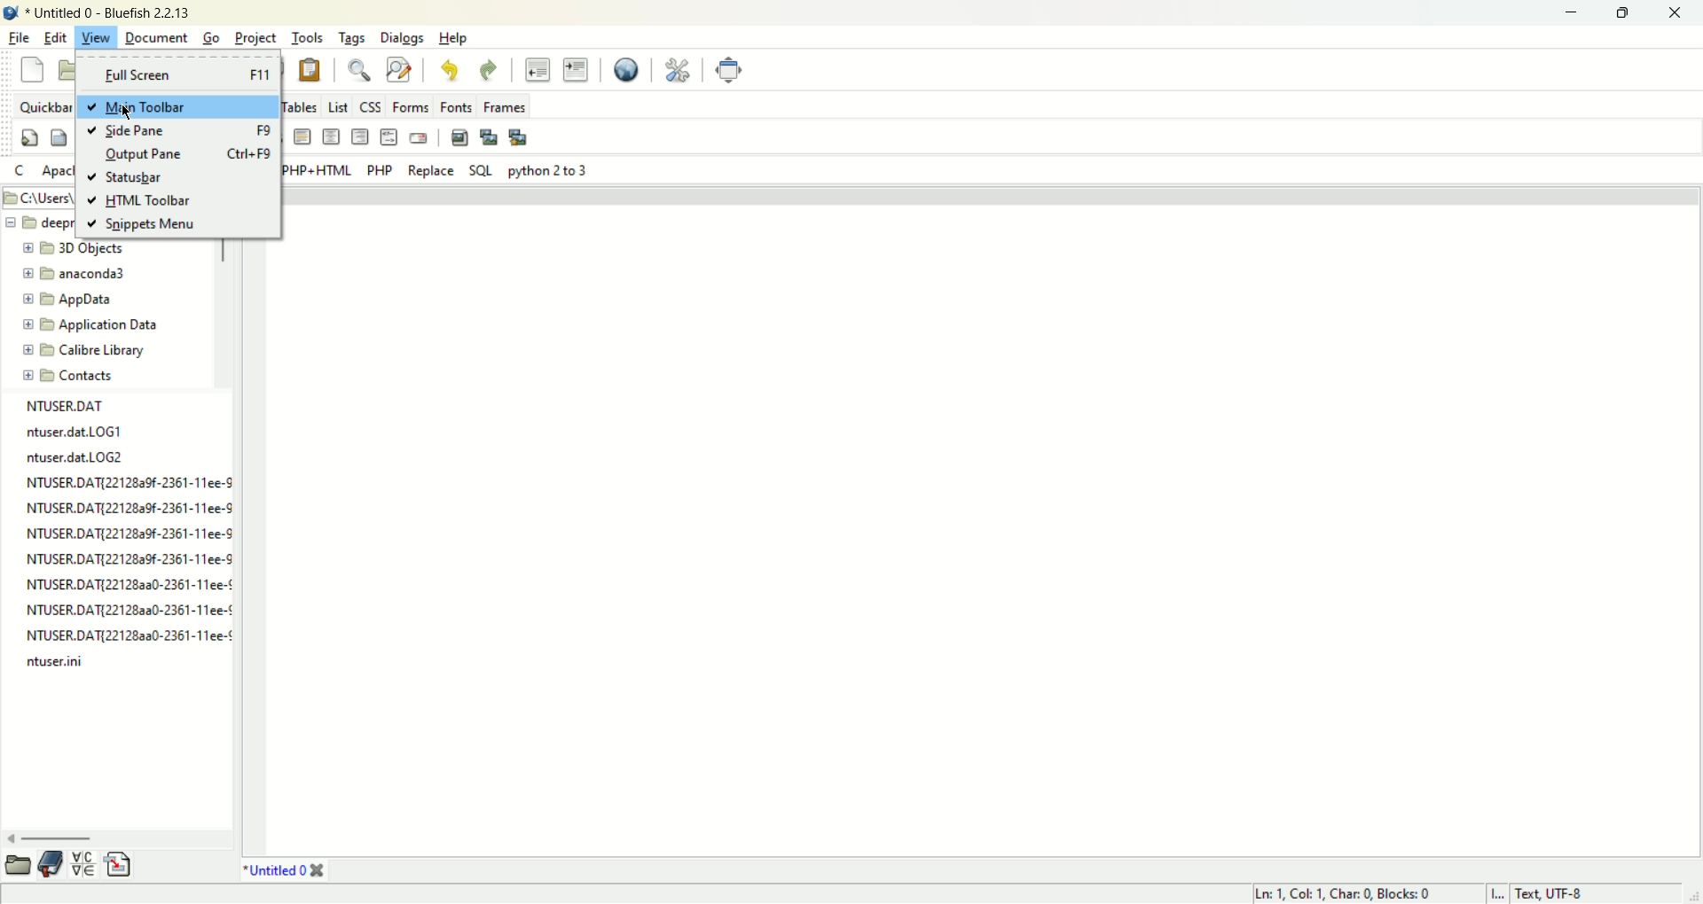  What do you see at coordinates (318, 171) in the screenshot?
I see `PHP+HTML` at bounding box center [318, 171].